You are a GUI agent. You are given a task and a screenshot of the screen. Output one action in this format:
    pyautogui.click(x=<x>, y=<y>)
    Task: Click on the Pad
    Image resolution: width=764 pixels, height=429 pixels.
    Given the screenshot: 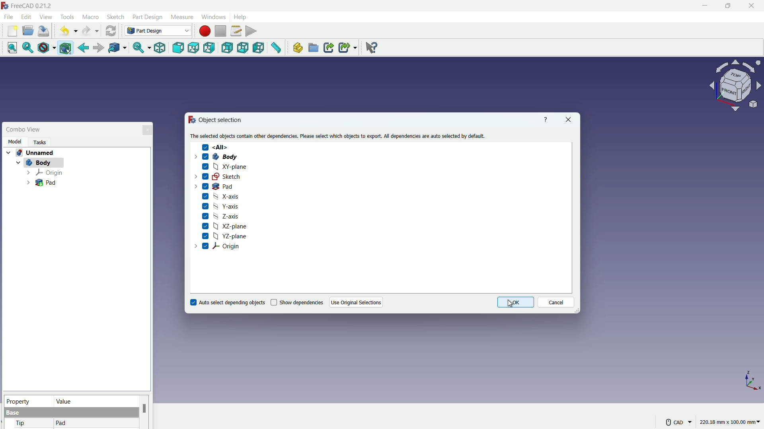 What is the action you would take?
    pyautogui.click(x=41, y=183)
    